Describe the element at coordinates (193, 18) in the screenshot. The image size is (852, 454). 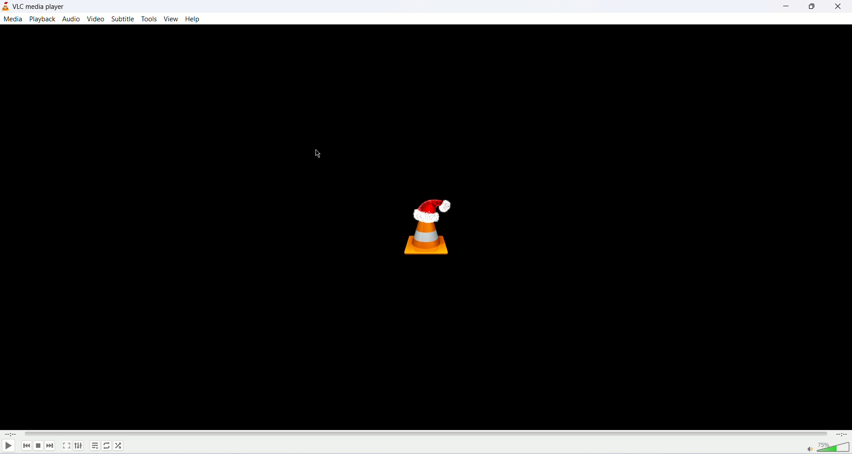
I see `help` at that location.